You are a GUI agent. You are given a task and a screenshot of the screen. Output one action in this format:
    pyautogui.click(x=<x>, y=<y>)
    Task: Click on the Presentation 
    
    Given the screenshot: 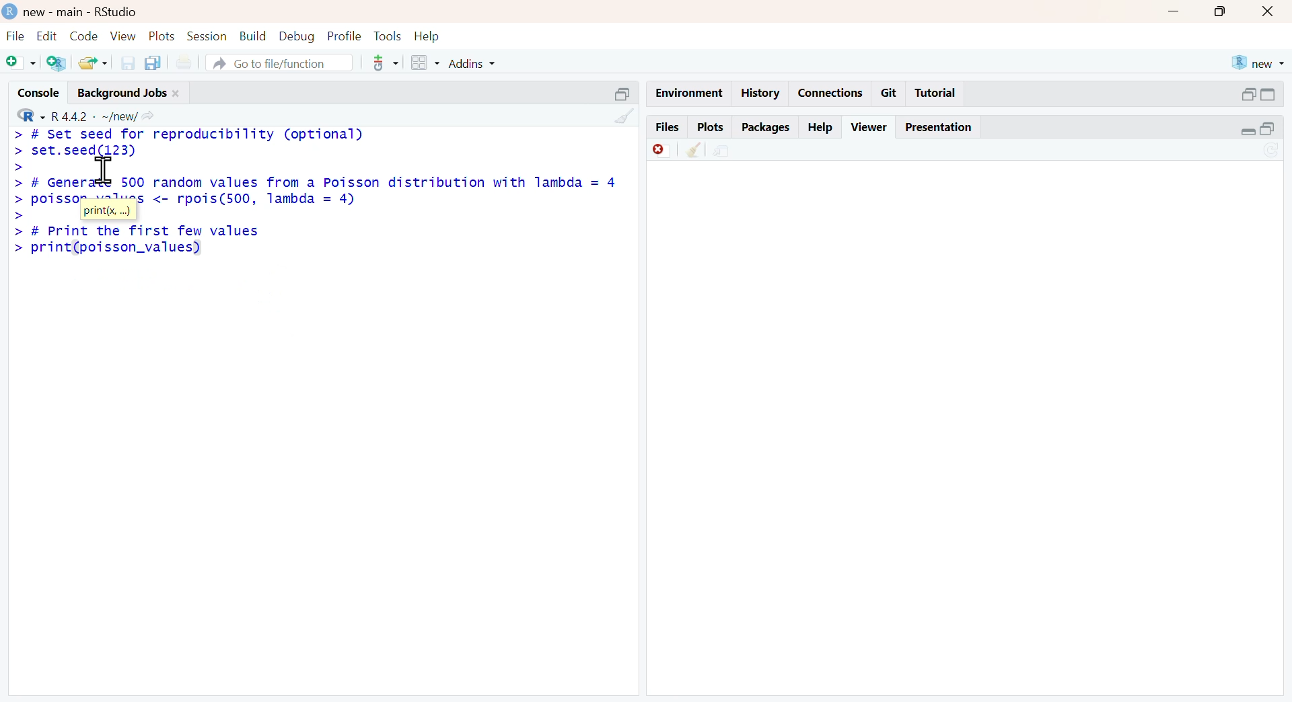 What is the action you would take?
    pyautogui.click(x=939, y=127)
    